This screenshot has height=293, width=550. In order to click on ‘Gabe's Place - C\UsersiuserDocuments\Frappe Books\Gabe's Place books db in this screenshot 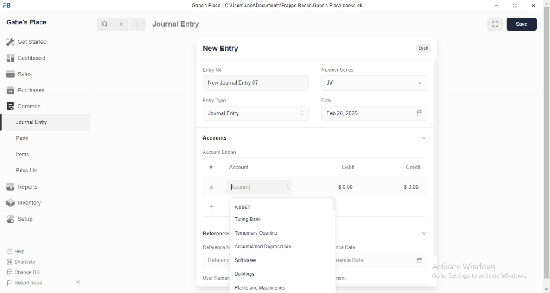, I will do `click(281, 5)`.